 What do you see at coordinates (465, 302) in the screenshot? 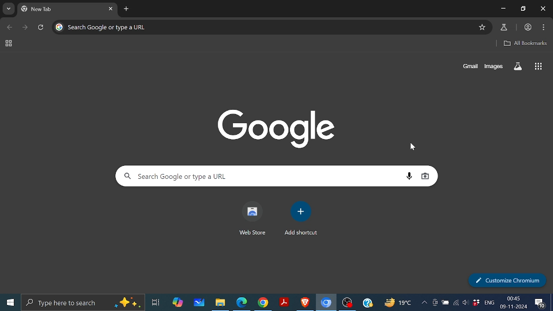
I see `Speaker/Headphones` at bounding box center [465, 302].